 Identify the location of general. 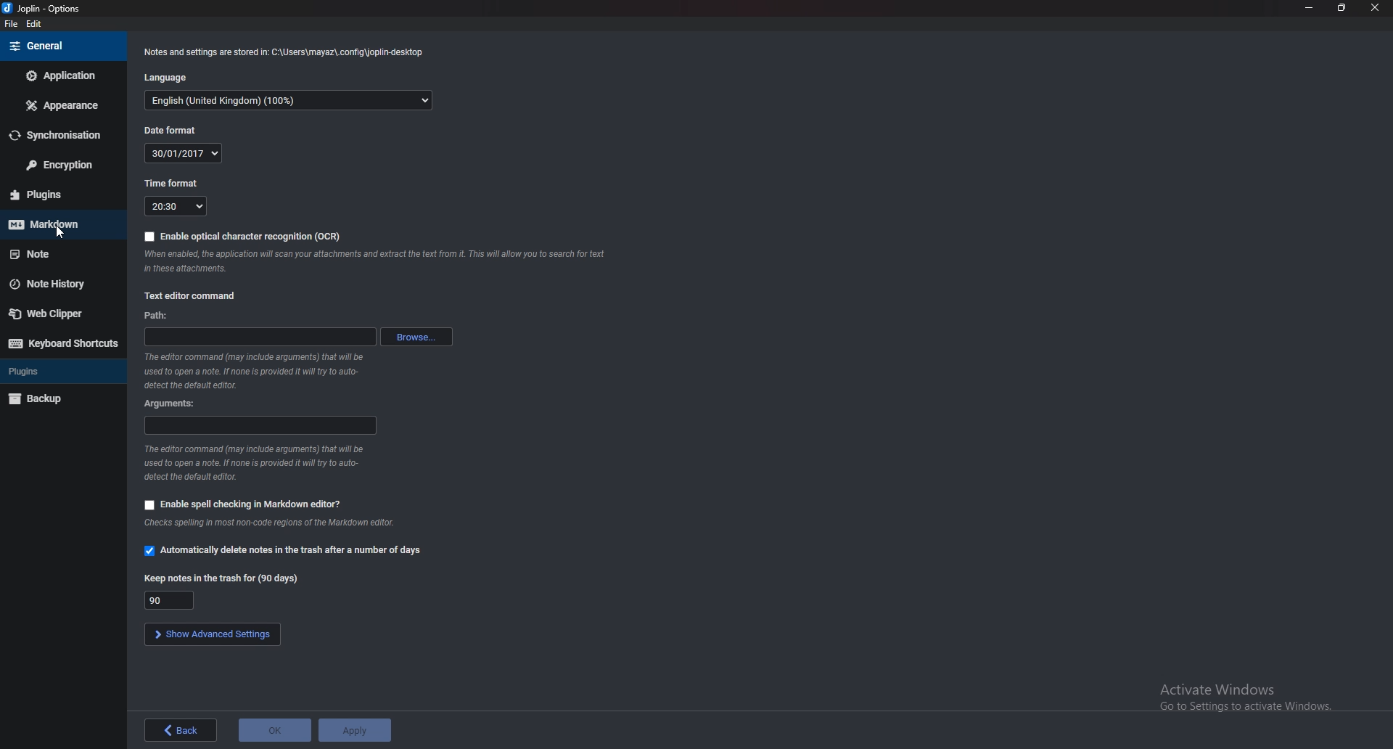
(62, 46).